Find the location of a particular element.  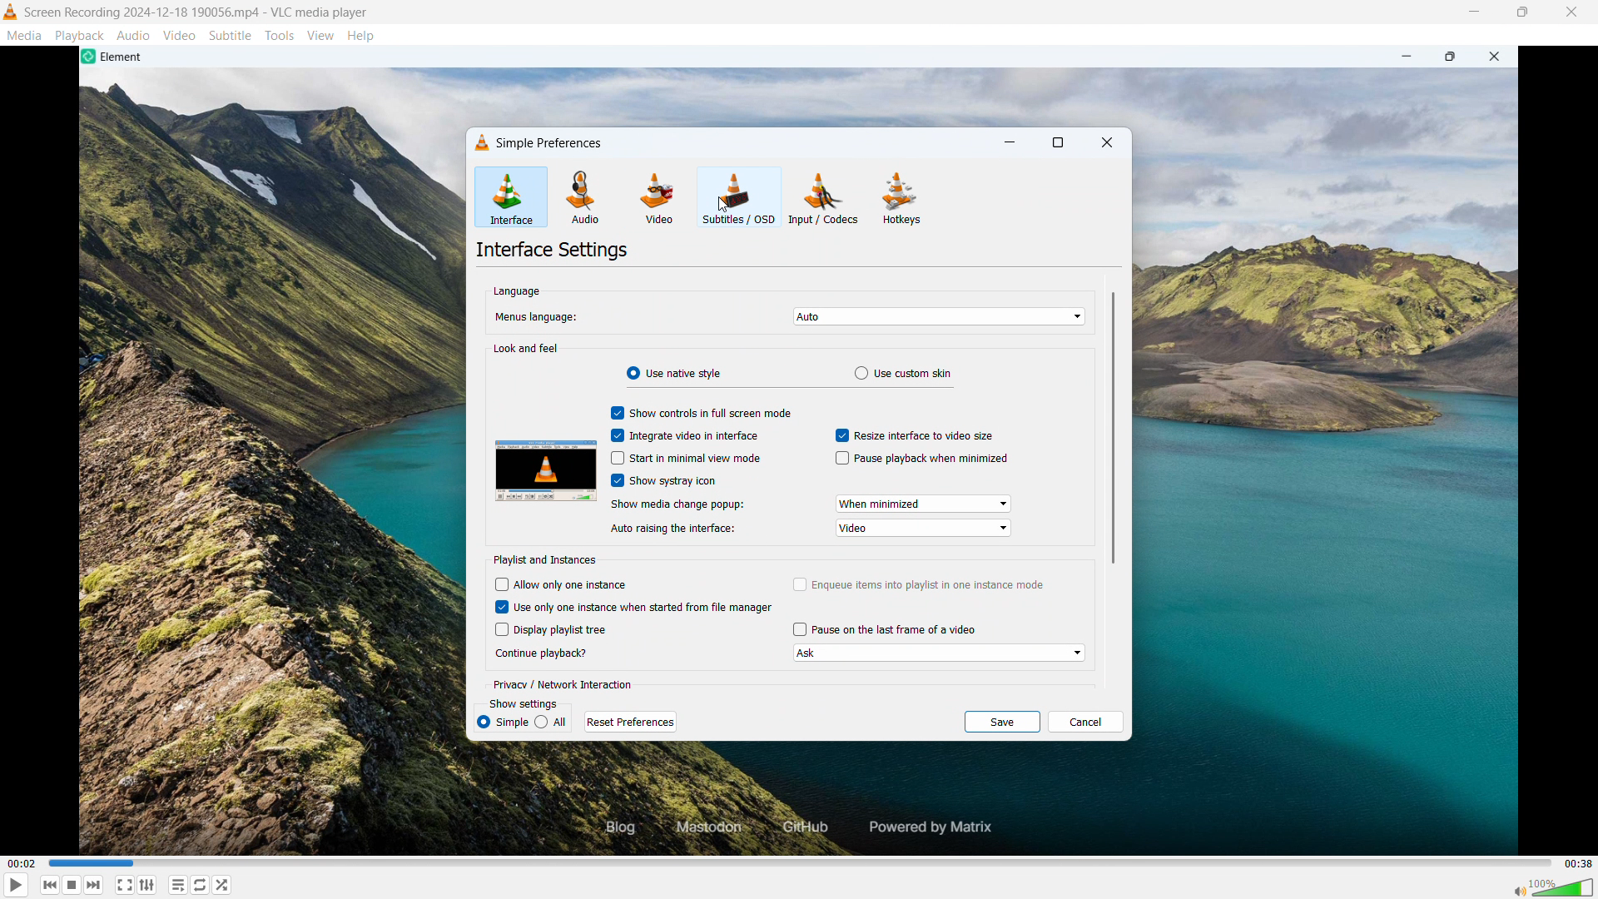

Blog is located at coordinates (625, 832).